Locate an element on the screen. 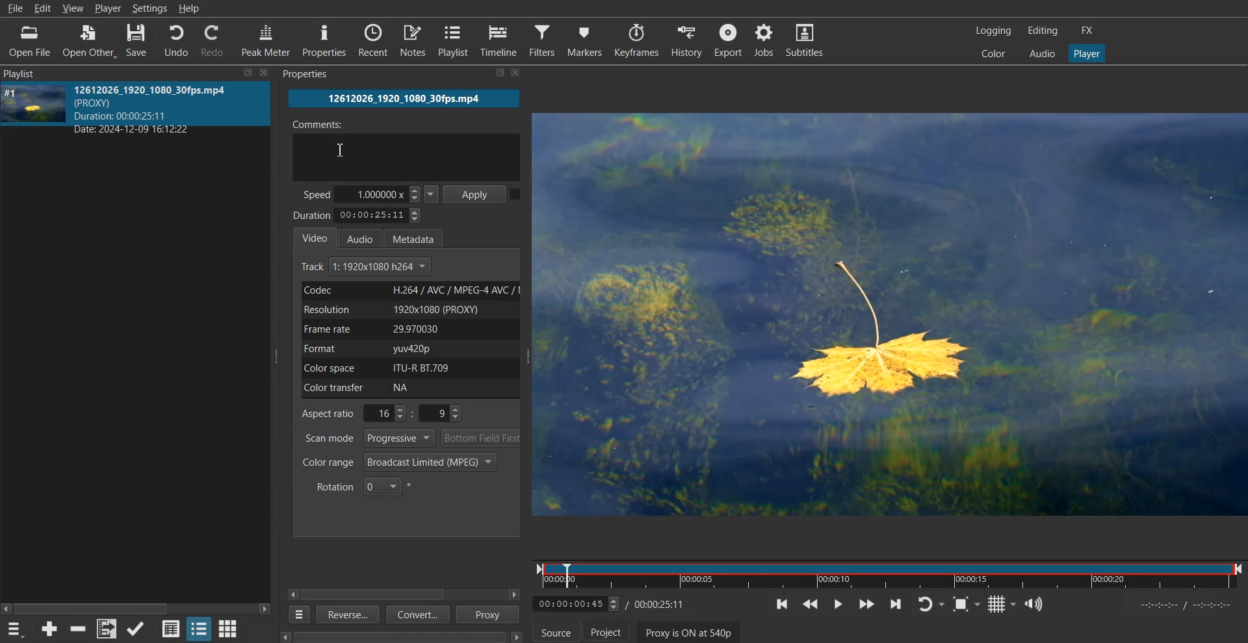  Play Backward is located at coordinates (810, 604).